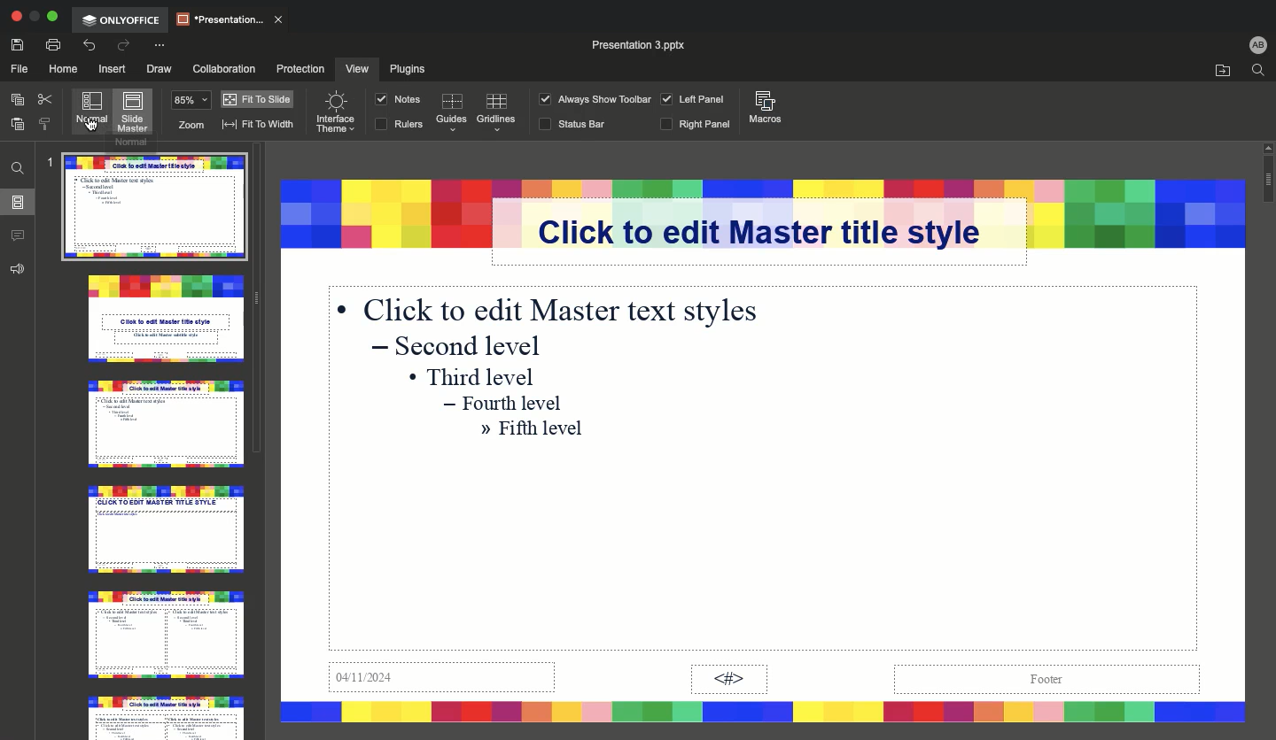  Describe the element at coordinates (498, 113) in the screenshot. I see `Guidelines` at that location.